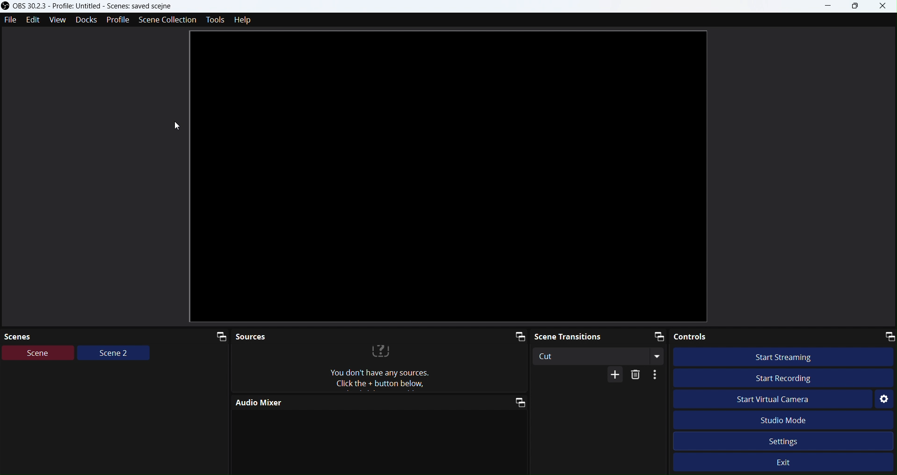 This screenshot has height=475, width=897. What do you see at coordinates (786, 464) in the screenshot?
I see `Exit` at bounding box center [786, 464].